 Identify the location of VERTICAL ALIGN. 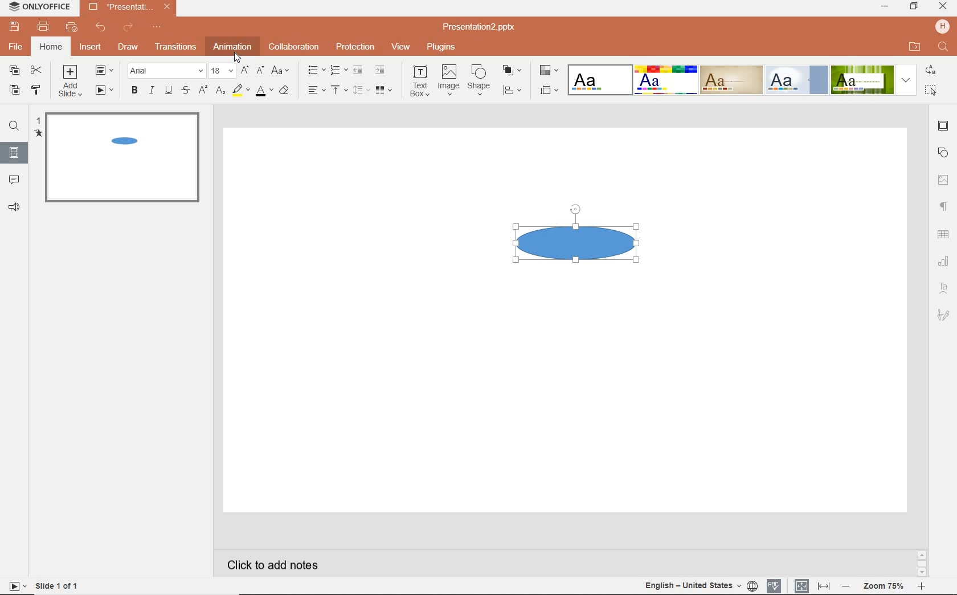
(338, 90).